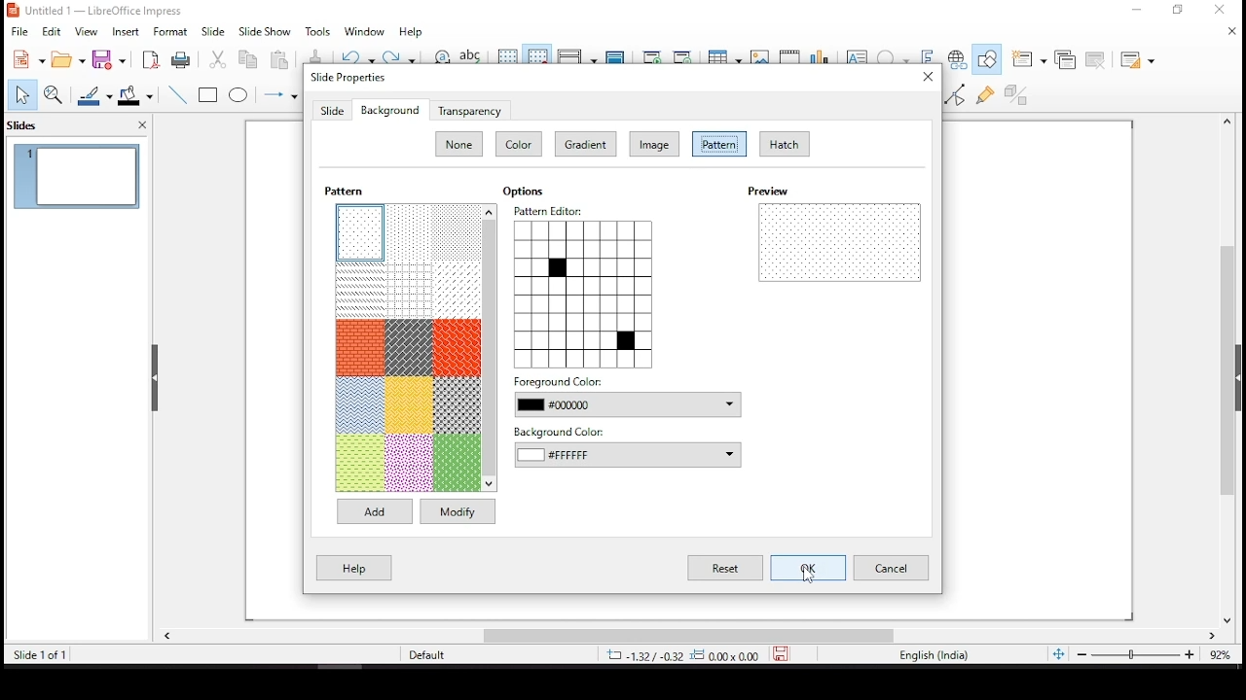 This screenshot has height=700, width=1246. What do you see at coordinates (181, 61) in the screenshot?
I see `print` at bounding box center [181, 61].